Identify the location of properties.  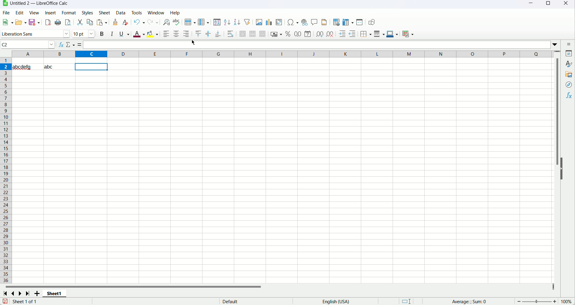
(568, 53).